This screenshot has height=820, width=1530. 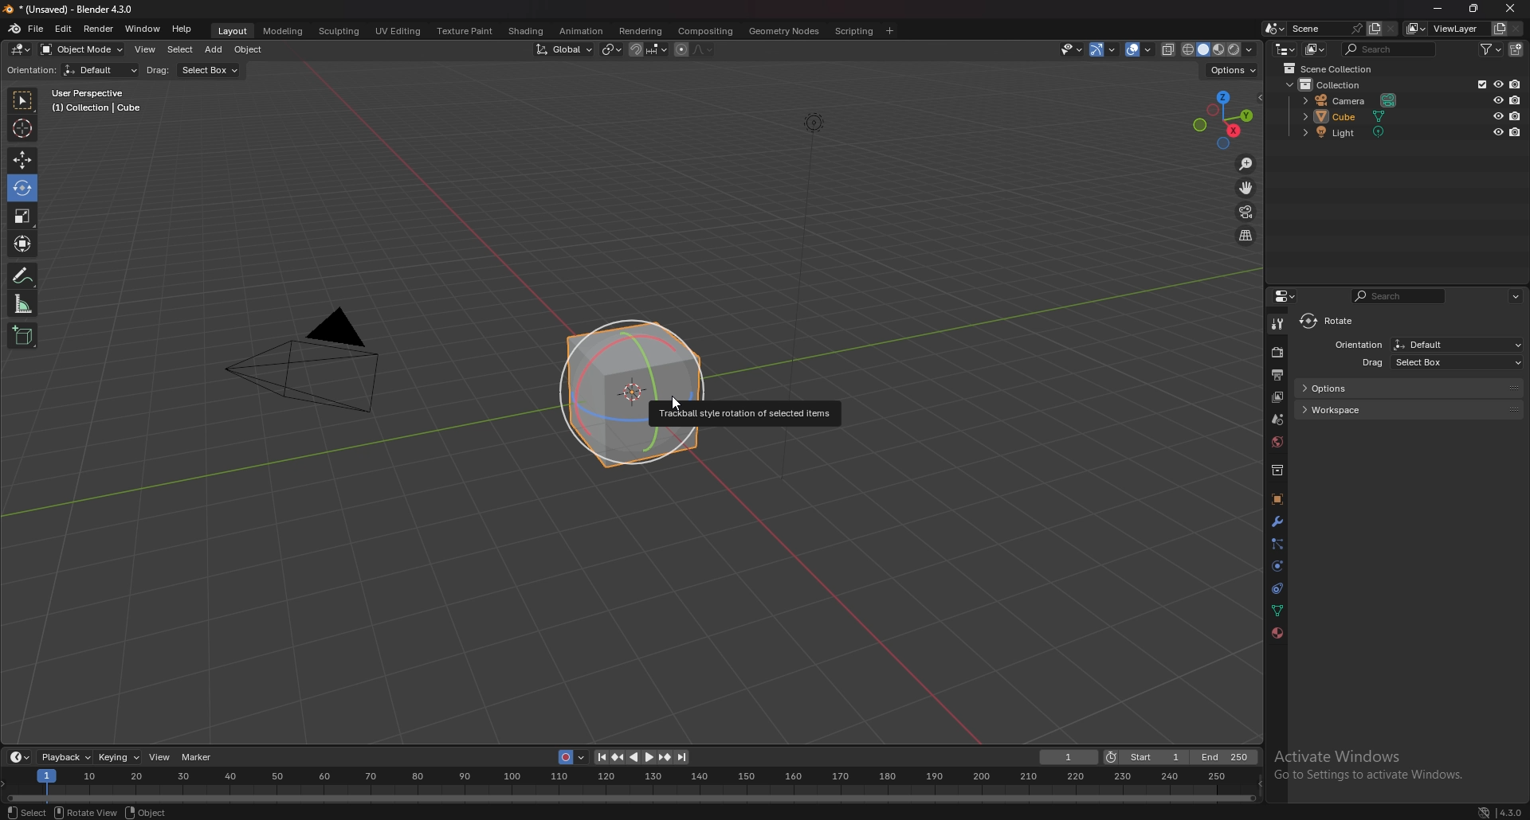 I want to click on jump to endpoint, so click(x=683, y=756).